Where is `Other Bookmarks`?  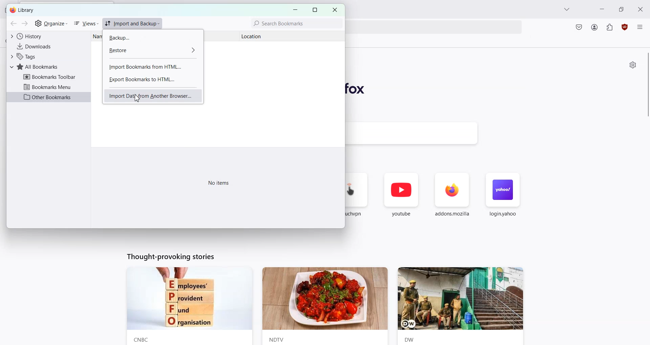
Other Bookmarks is located at coordinates (50, 97).